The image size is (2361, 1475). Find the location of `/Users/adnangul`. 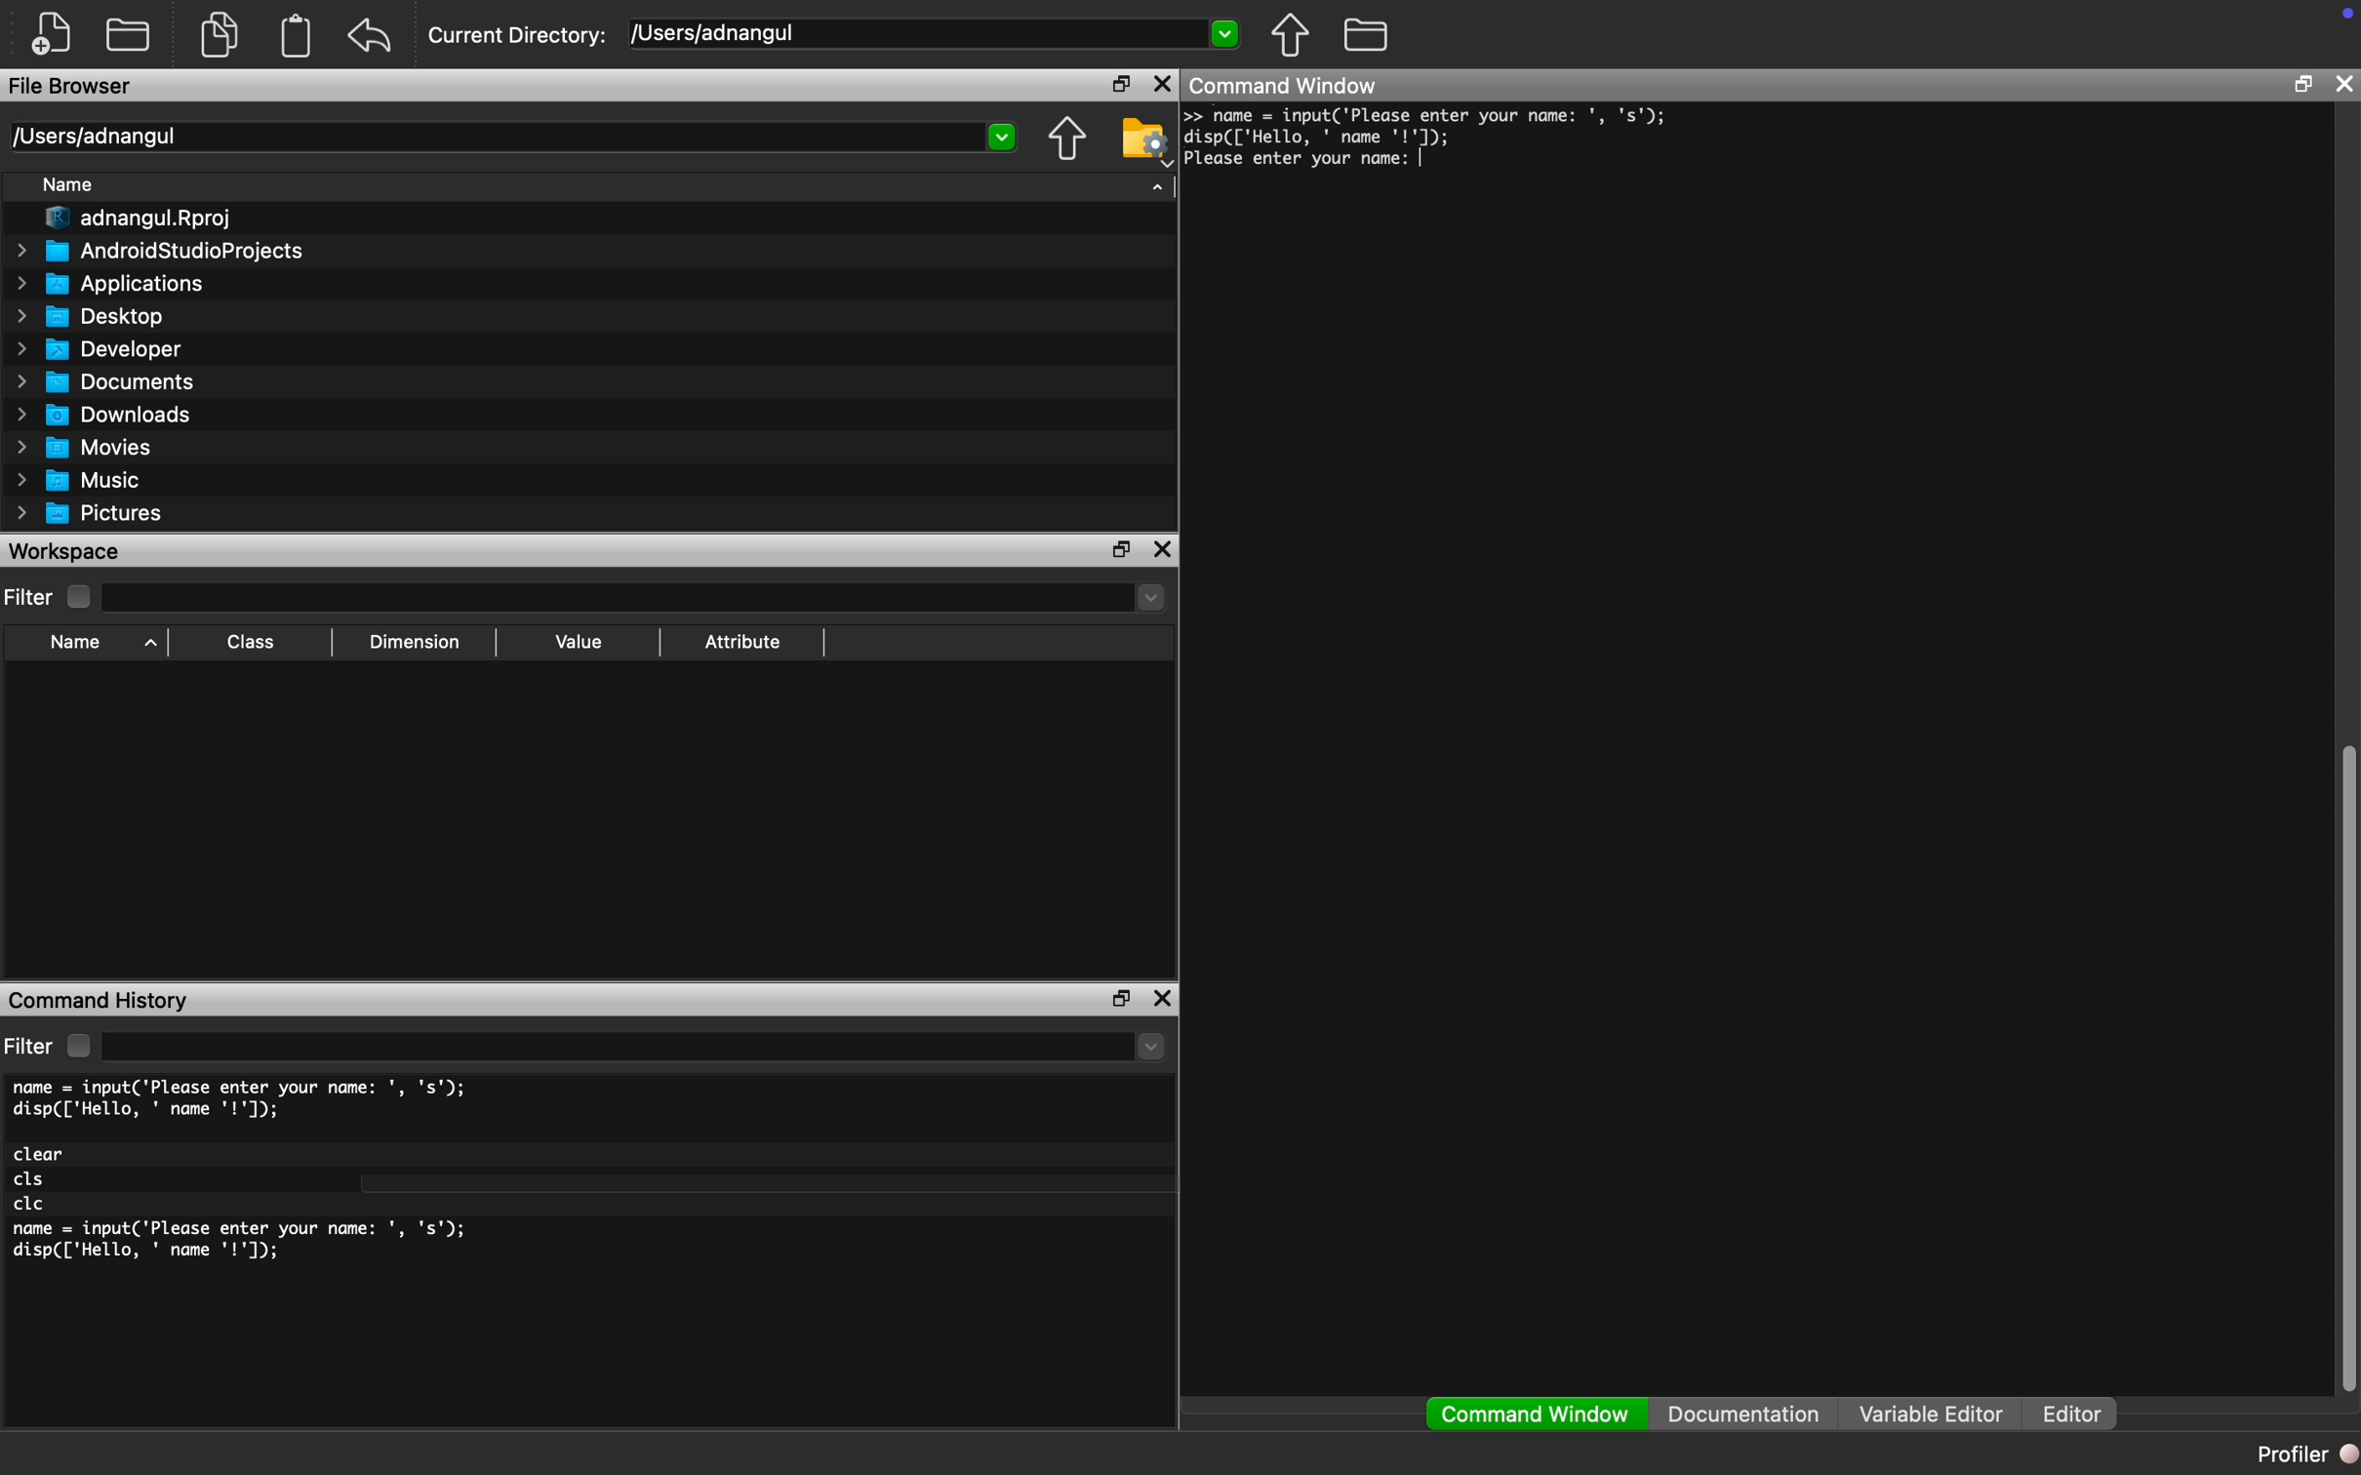

/Users/adnangul is located at coordinates (717, 32).